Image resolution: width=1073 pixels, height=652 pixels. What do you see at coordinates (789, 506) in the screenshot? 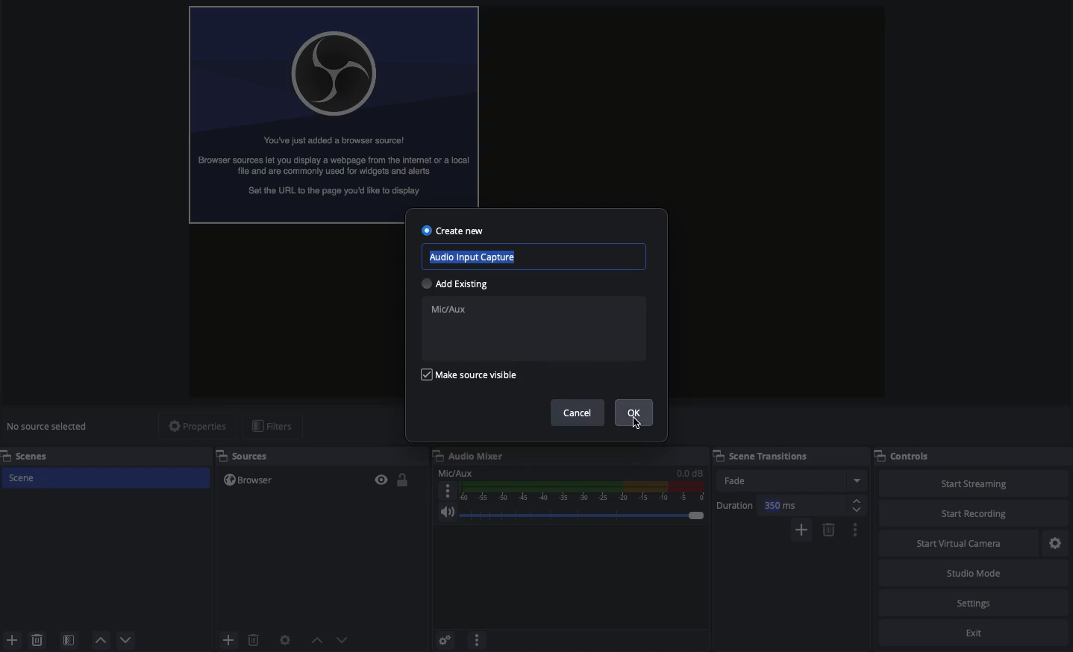
I see `Duration` at bounding box center [789, 506].